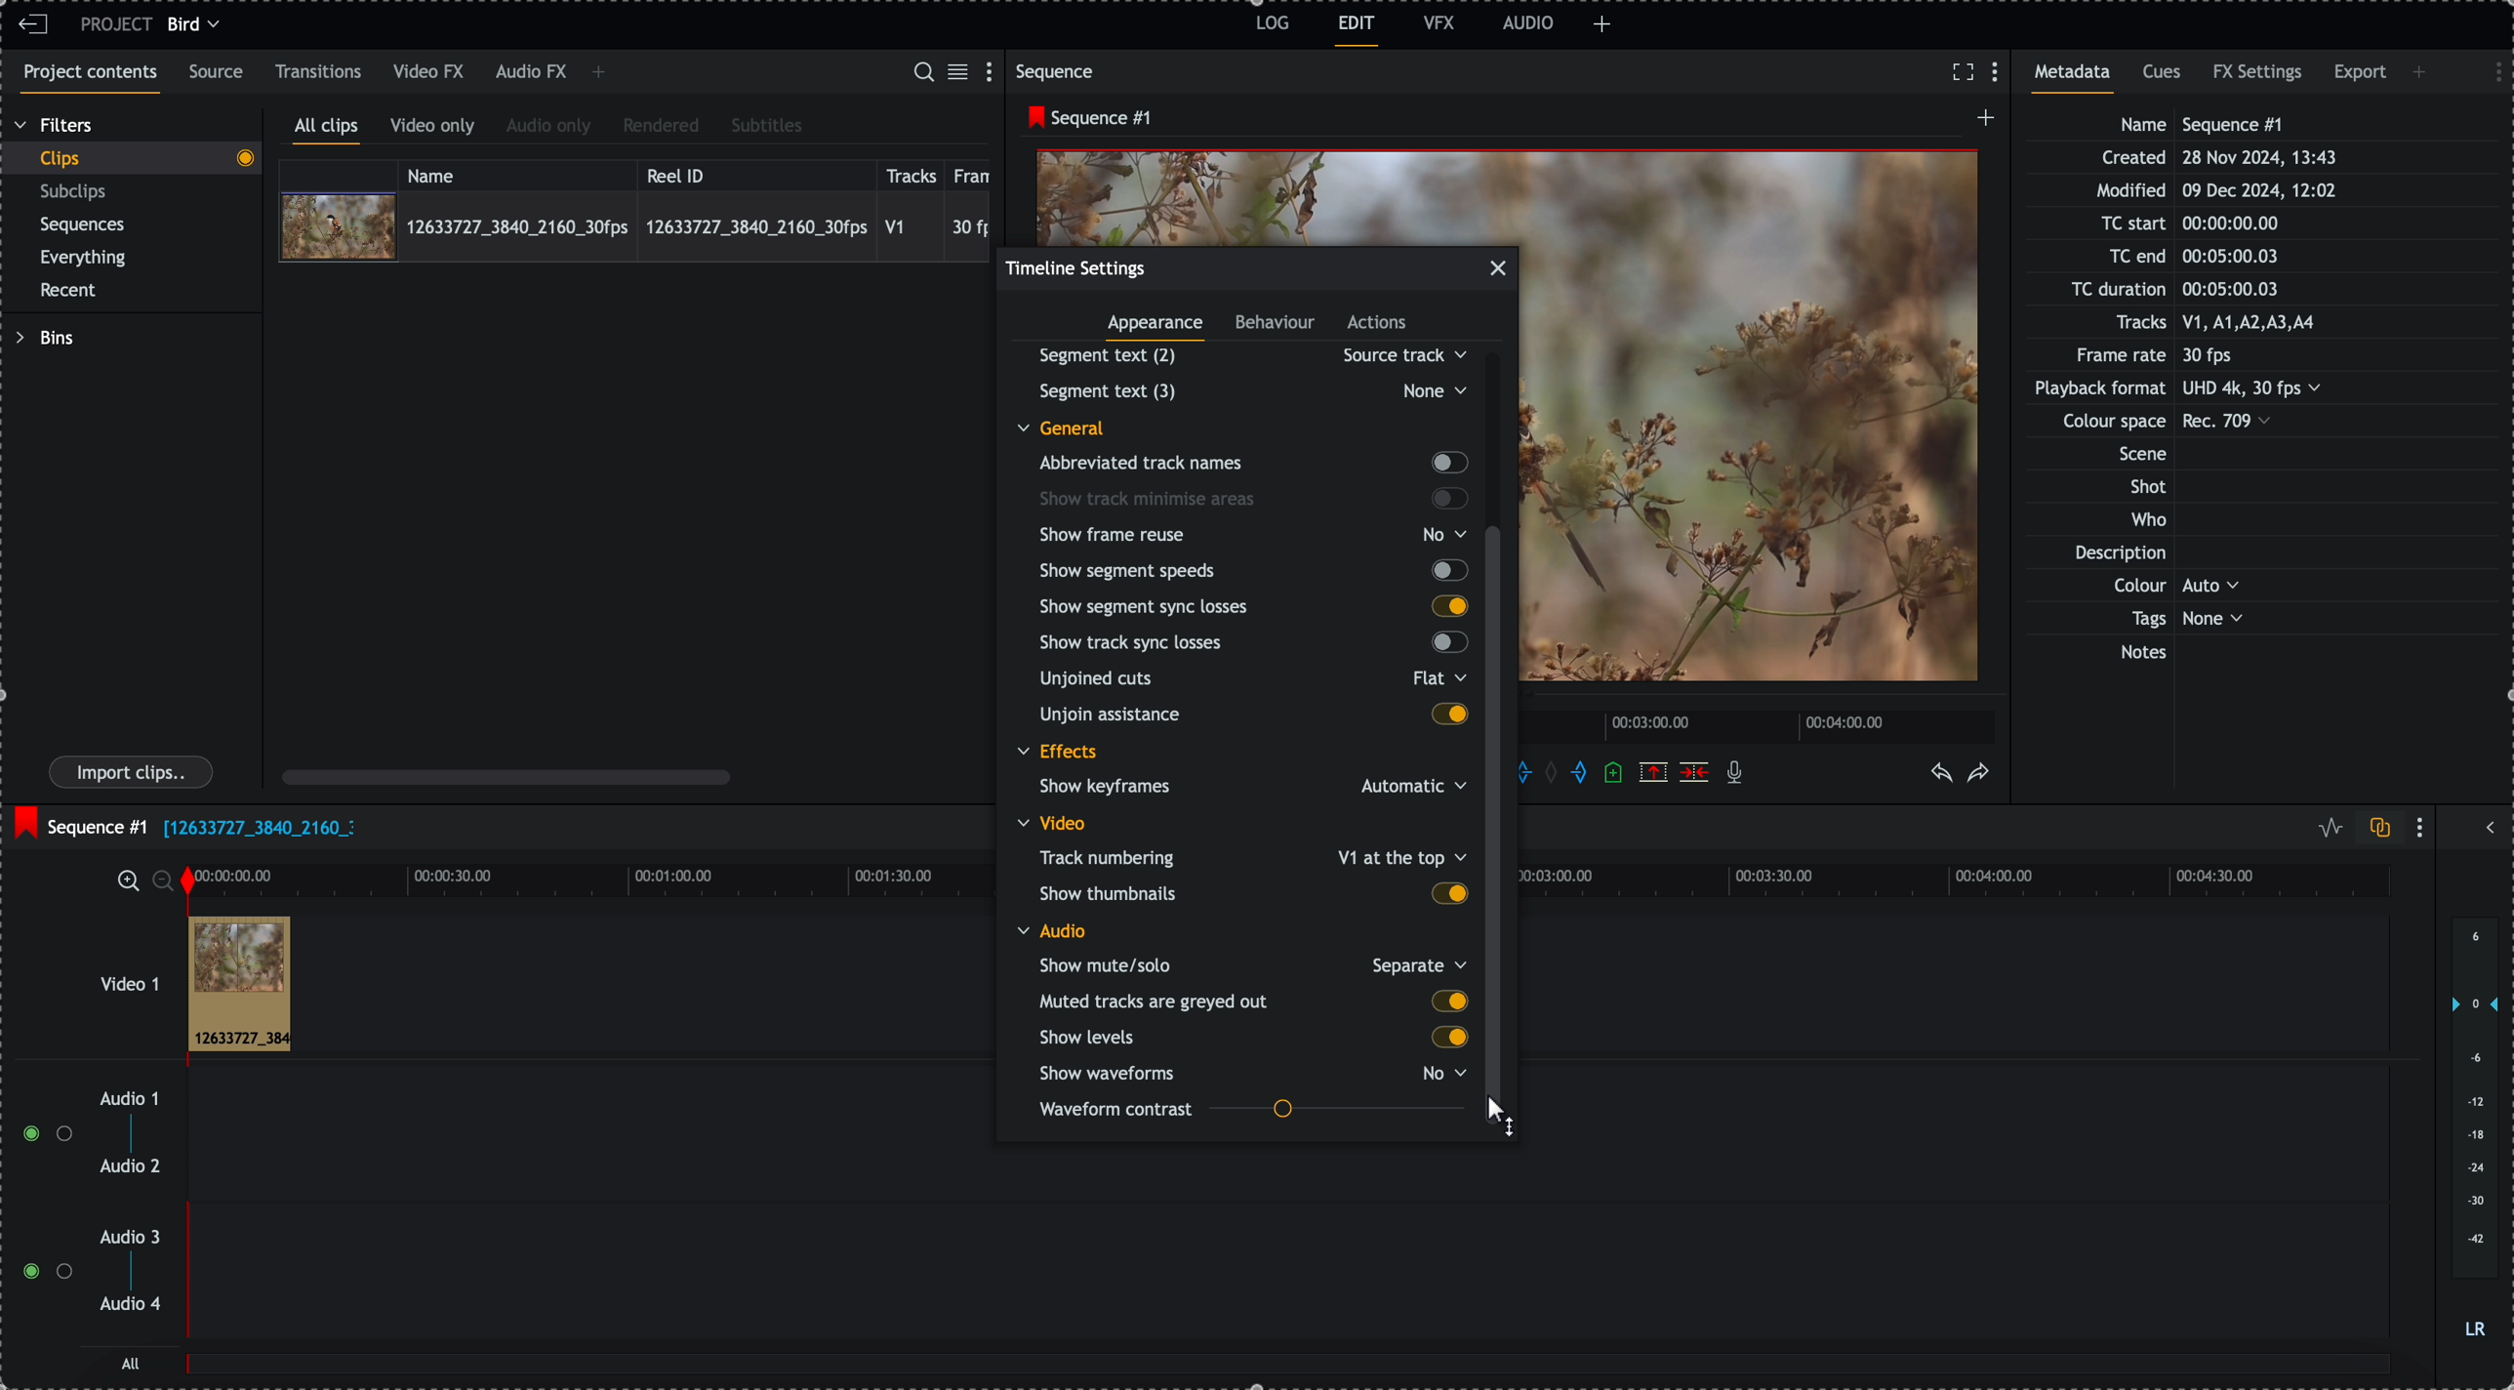 The image size is (2514, 1390). I want to click on show segment speeds, so click(1251, 570).